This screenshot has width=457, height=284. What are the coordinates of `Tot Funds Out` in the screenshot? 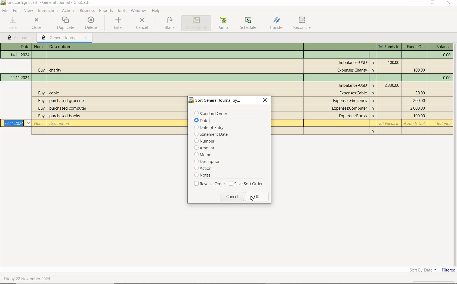 It's located at (420, 93).